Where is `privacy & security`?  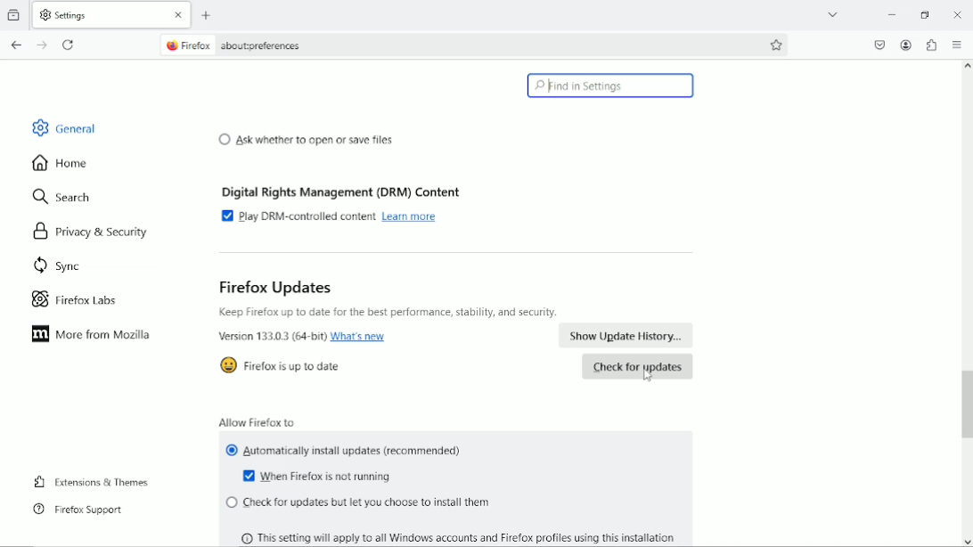
privacy & security is located at coordinates (86, 233).